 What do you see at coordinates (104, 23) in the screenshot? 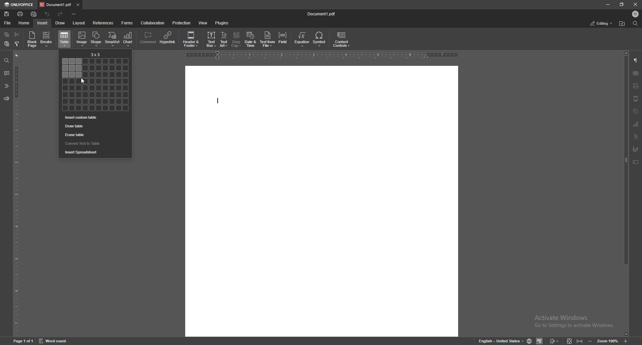
I see `references` at bounding box center [104, 23].